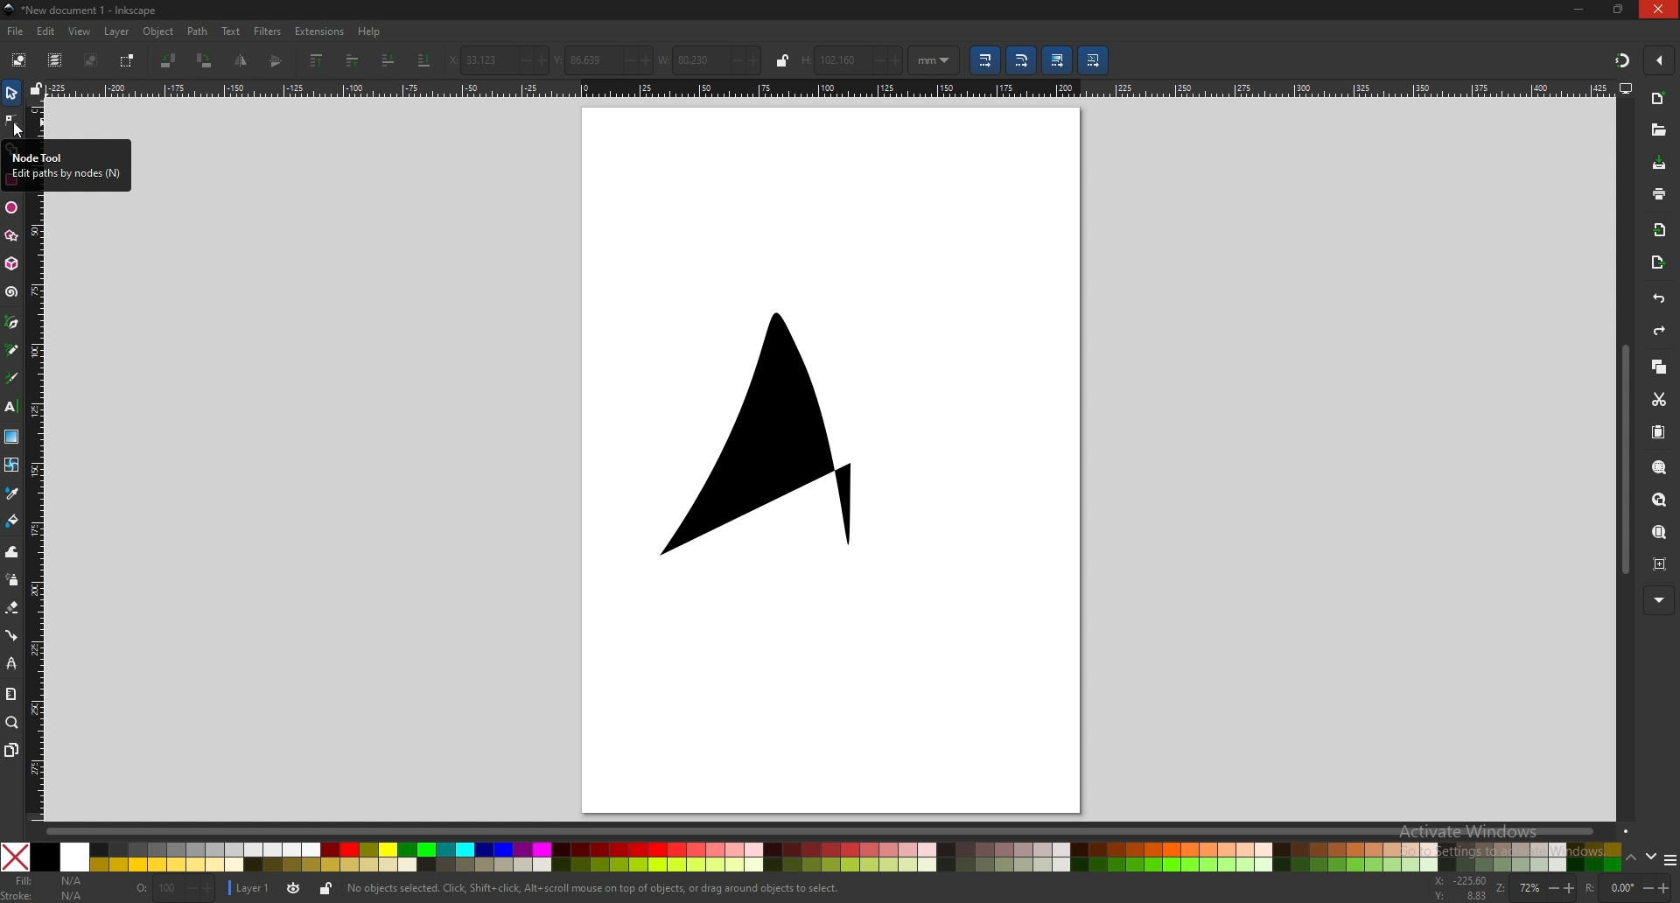 This screenshot has width=1680, height=903. I want to click on text, so click(231, 31).